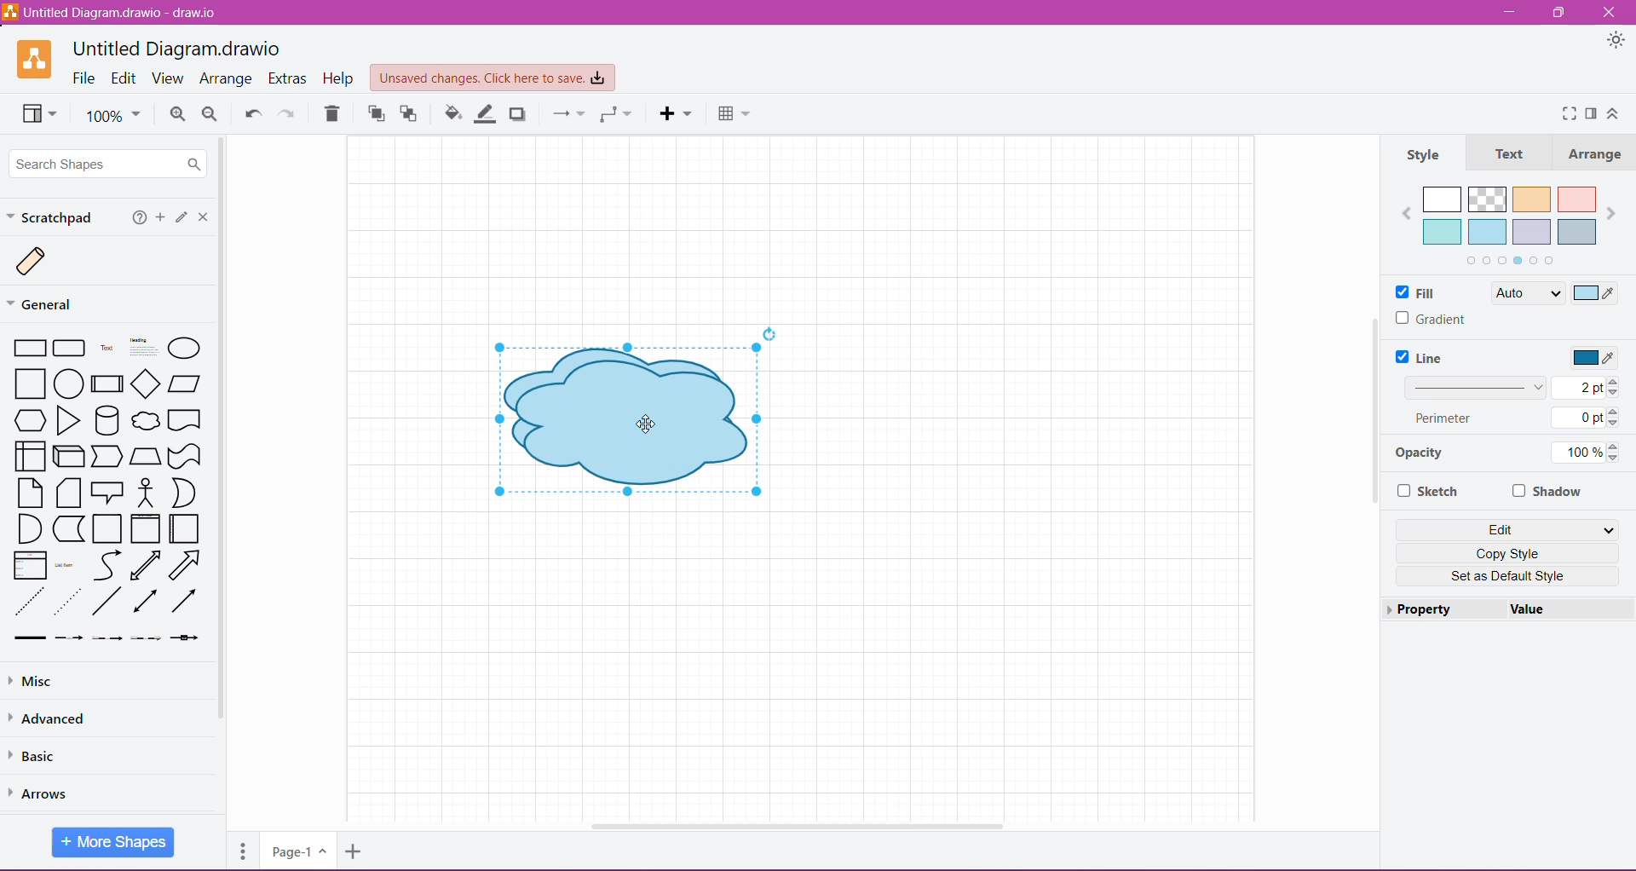 The height and width of the screenshot is (871, 1636). Describe the element at coordinates (1566, 114) in the screenshot. I see `Fullscreen` at that location.